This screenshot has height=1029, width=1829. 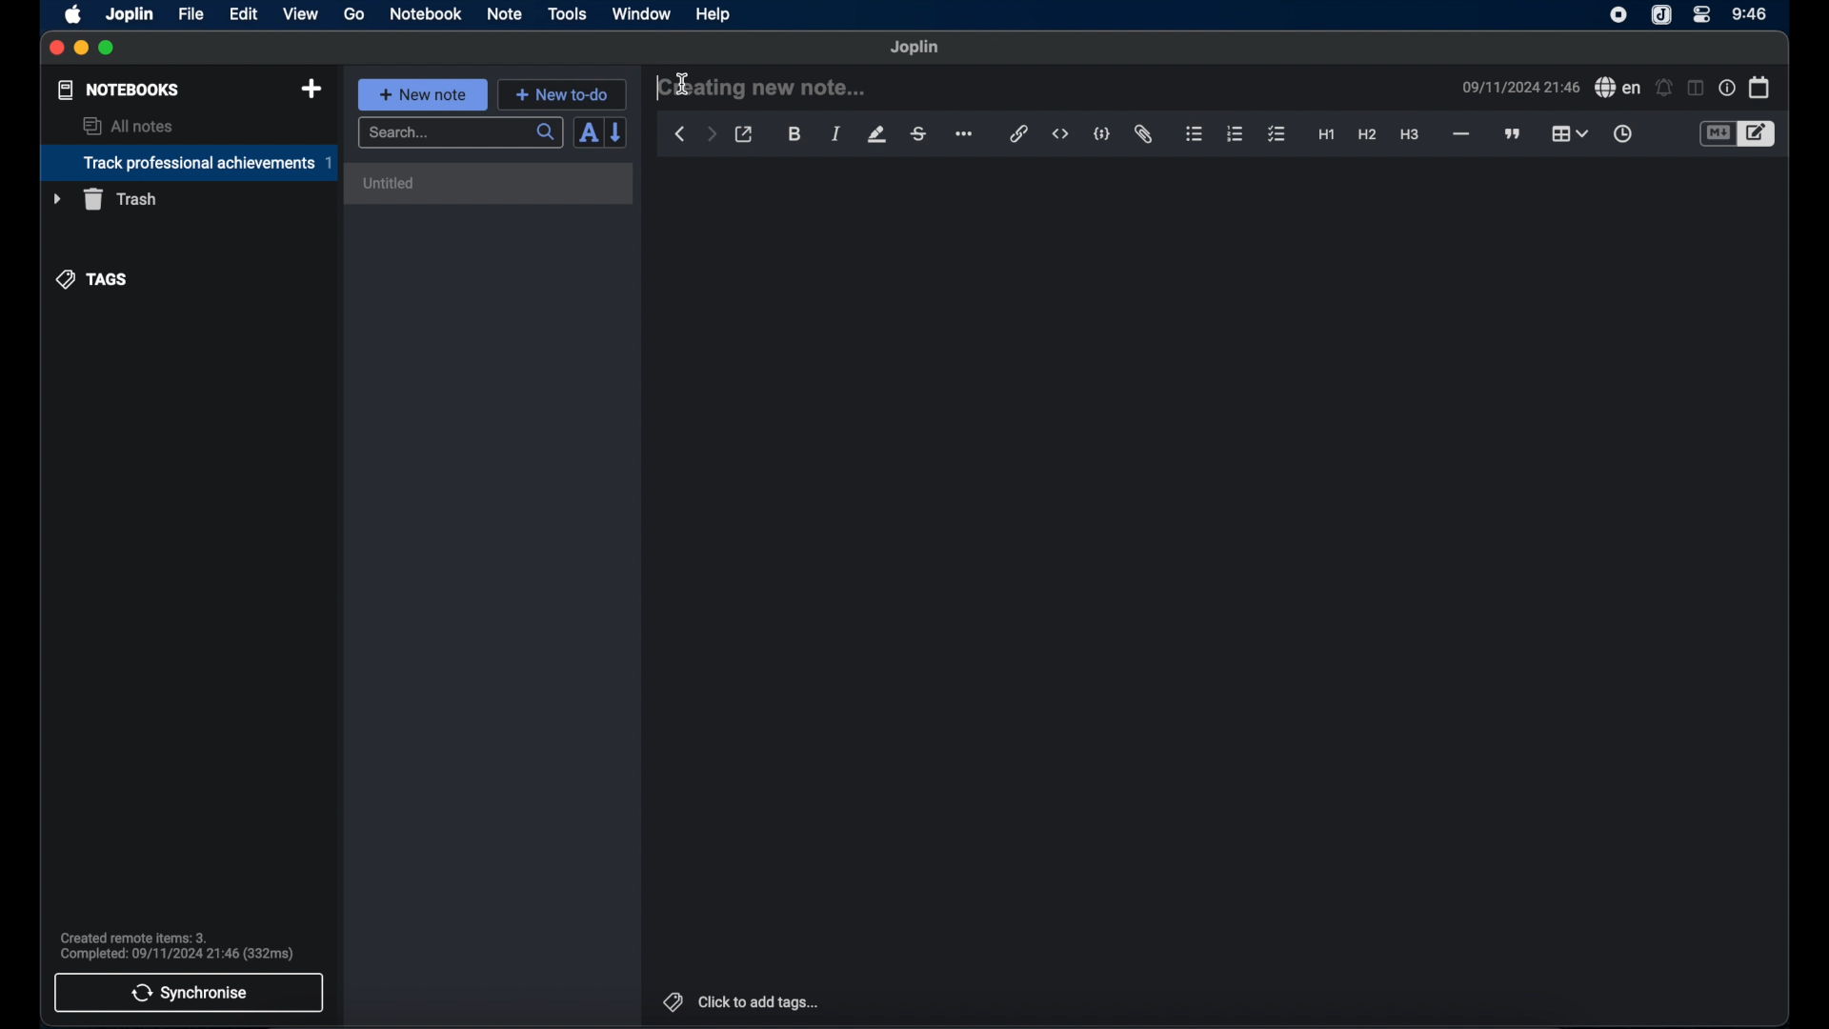 What do you see at coordinates (586, 134) in the screenshot?
I see `toggle sort order field` at bounding box center [586, 134].